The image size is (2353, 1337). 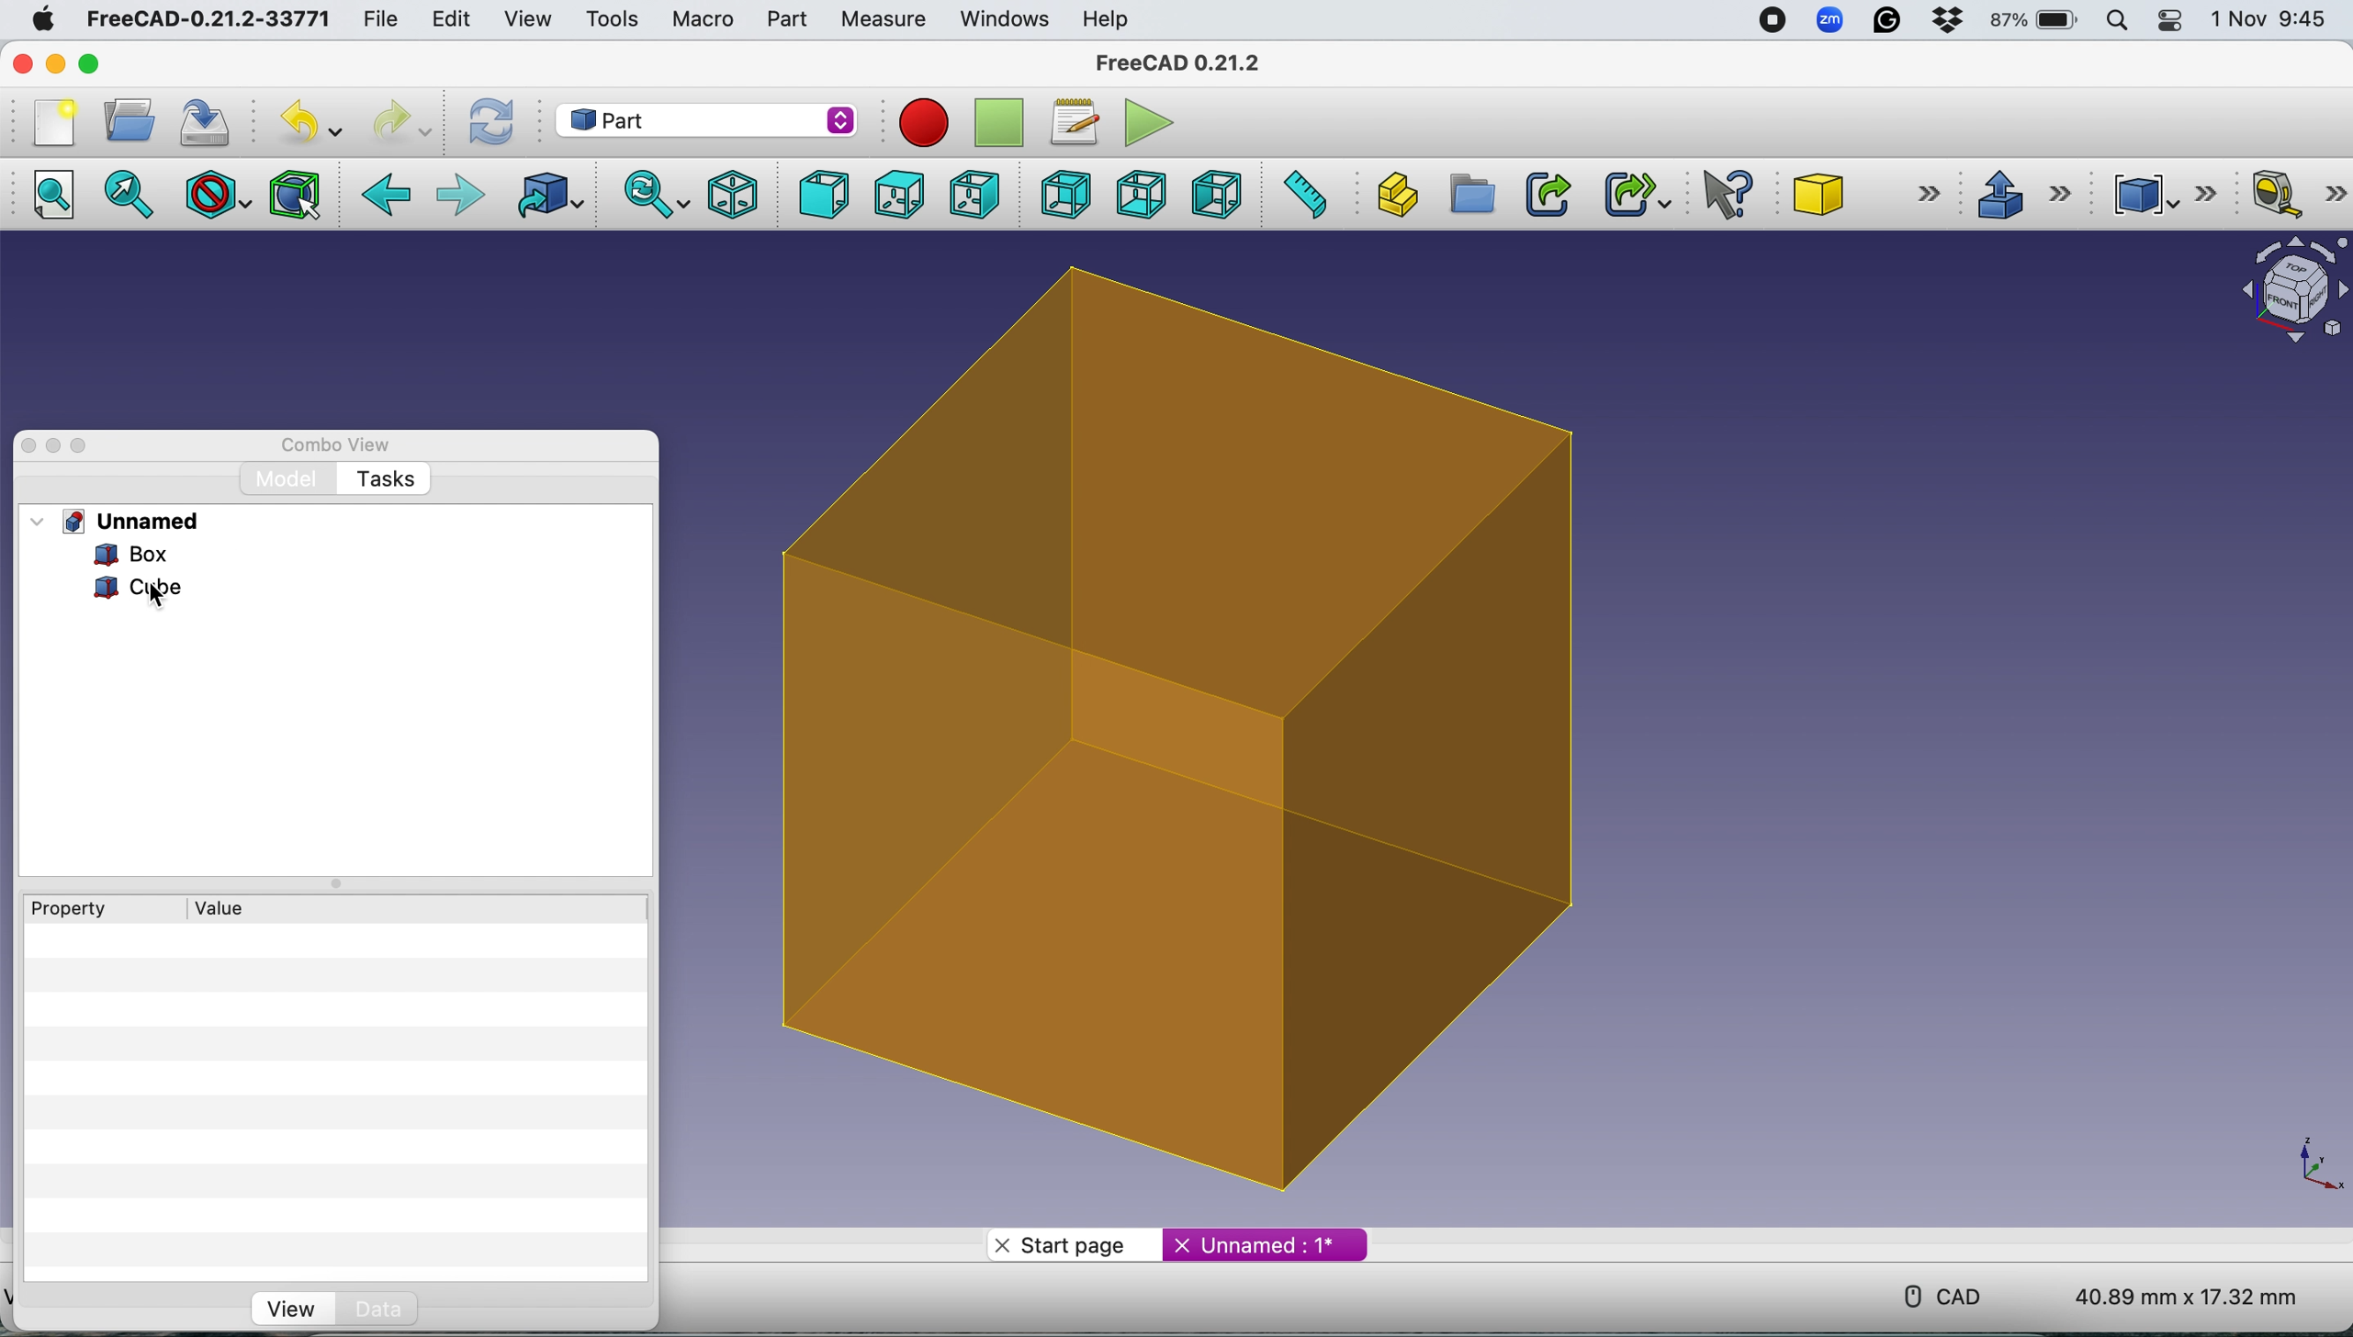 I want to click on 40.89 mm x 17.32 mm, so click(x=2171, y=1294).